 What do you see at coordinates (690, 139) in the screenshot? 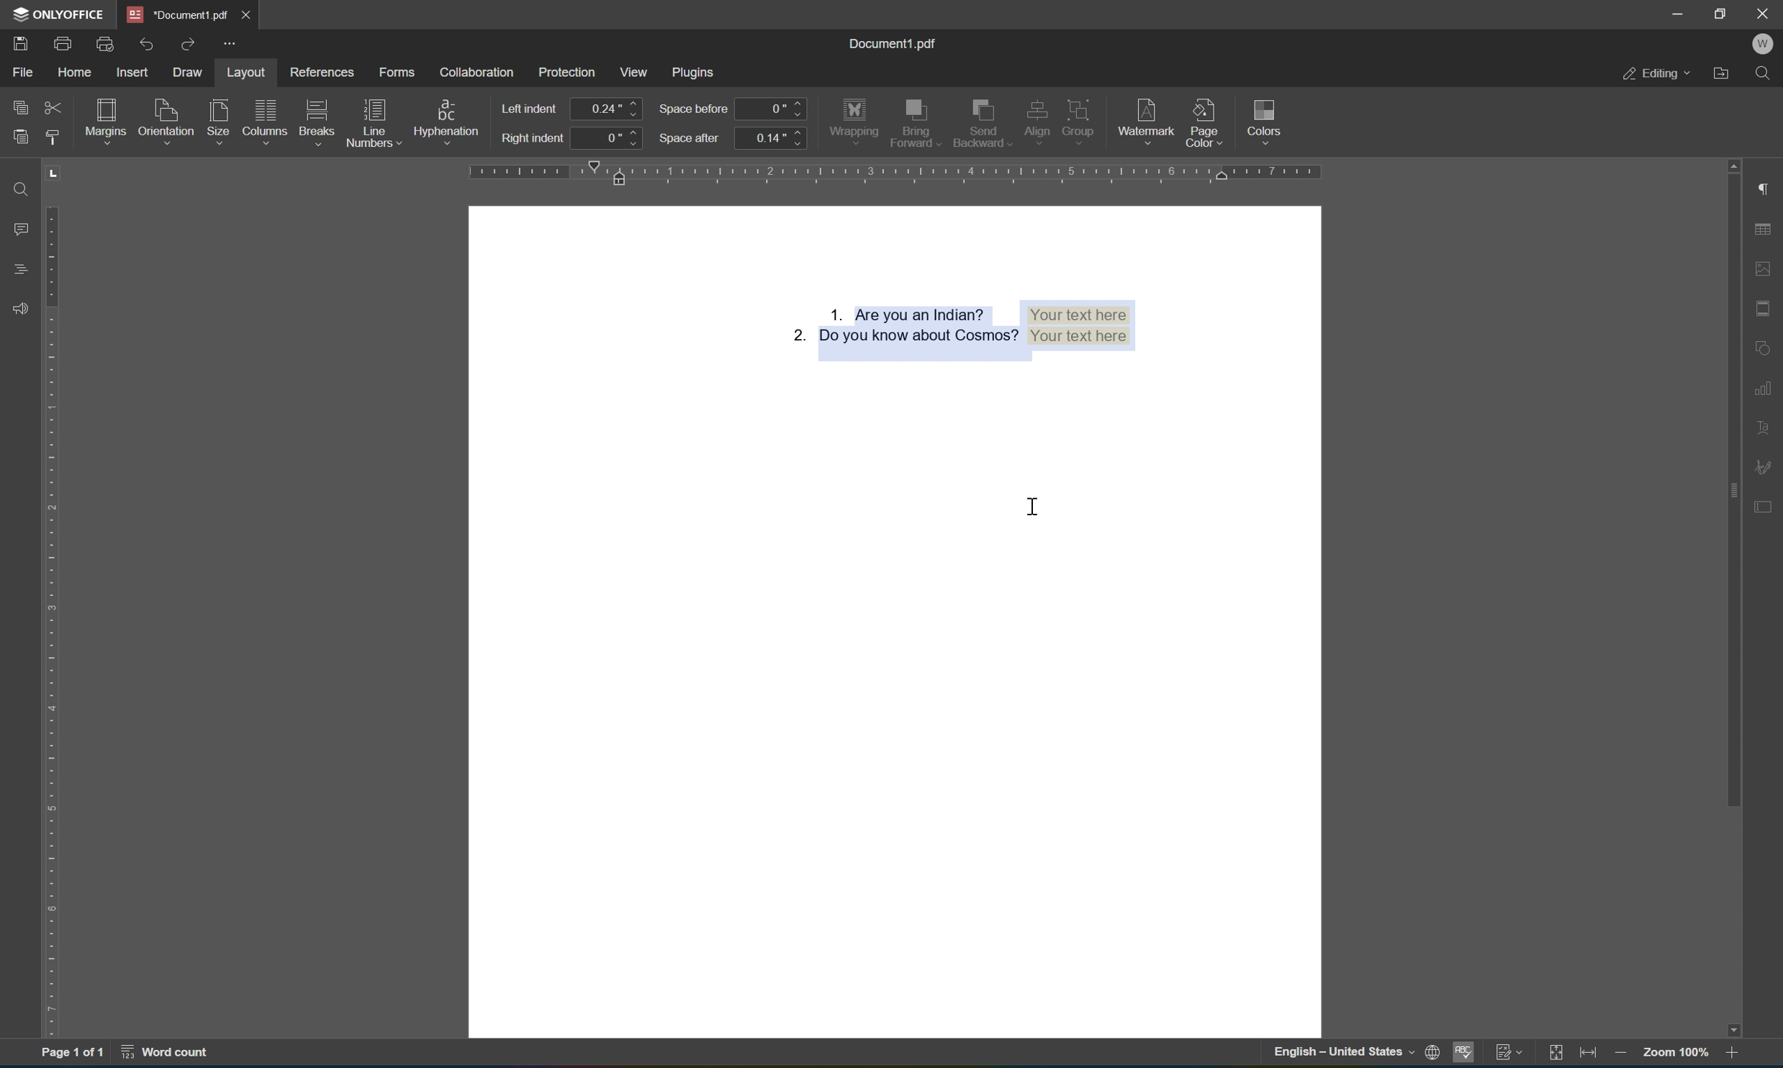
I see `space after` at bounding box center [690, 139].